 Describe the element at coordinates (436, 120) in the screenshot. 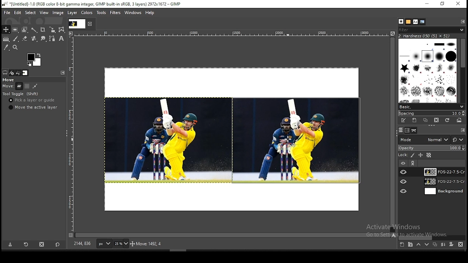

I see `delete brush` at that location.